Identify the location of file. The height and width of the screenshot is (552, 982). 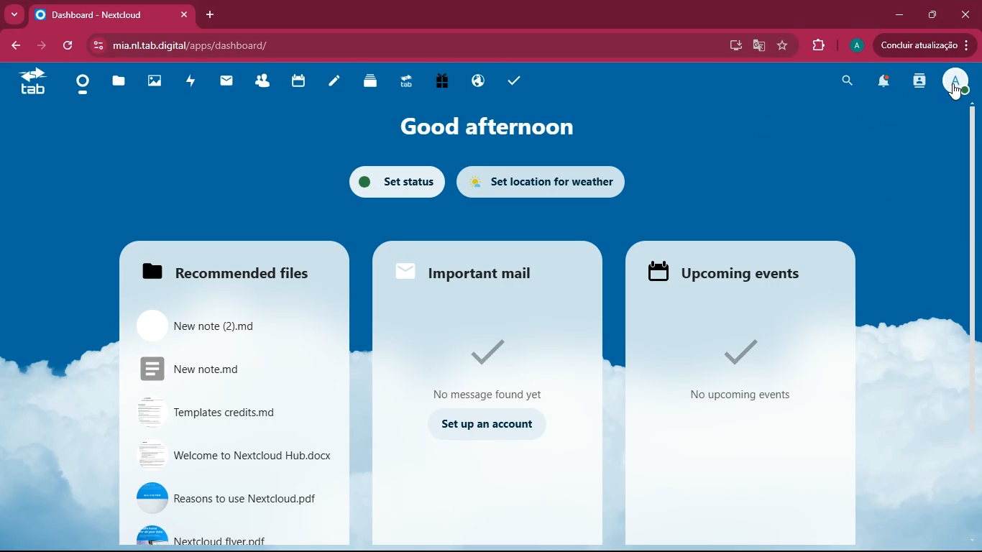
(233, 455).